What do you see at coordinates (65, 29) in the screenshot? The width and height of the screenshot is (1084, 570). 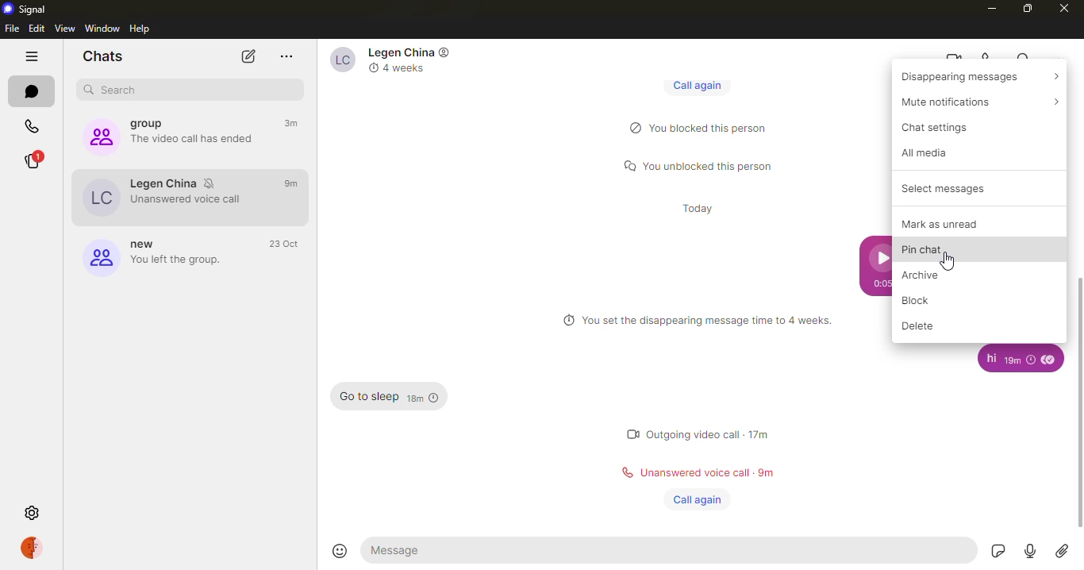 I see `view` at bounding box center [65, 29].